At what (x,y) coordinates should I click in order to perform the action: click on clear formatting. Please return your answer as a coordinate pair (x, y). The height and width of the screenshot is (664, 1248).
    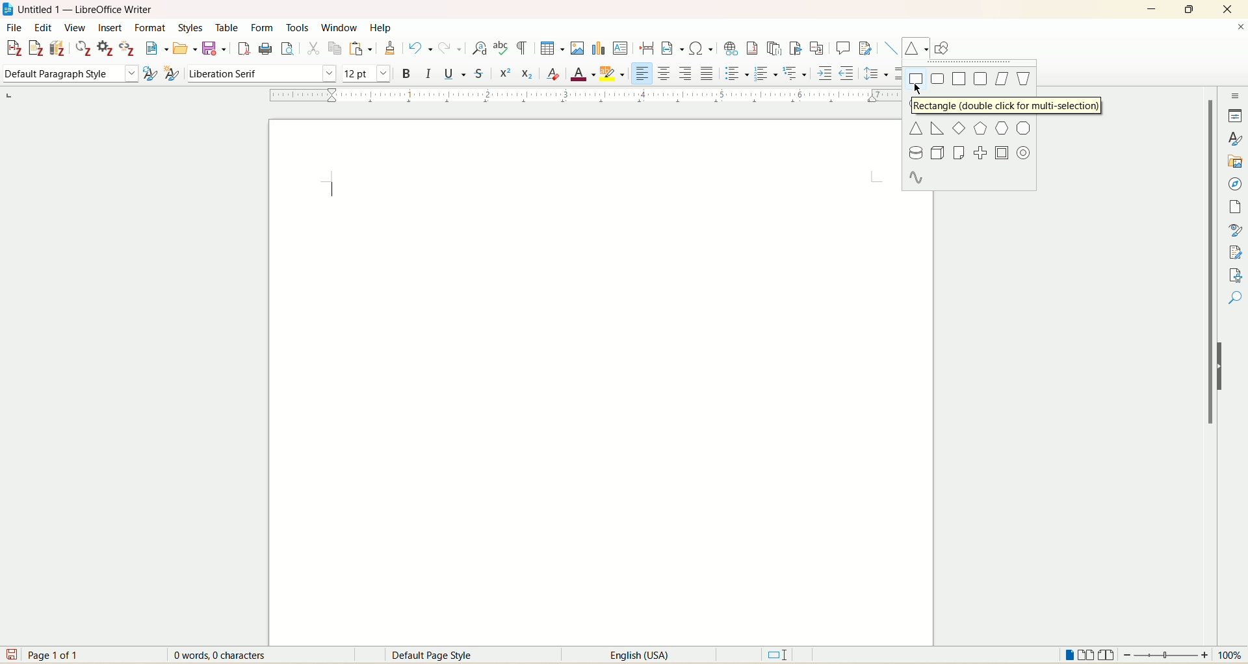
    Looking at the image, I should click on (554, 74).